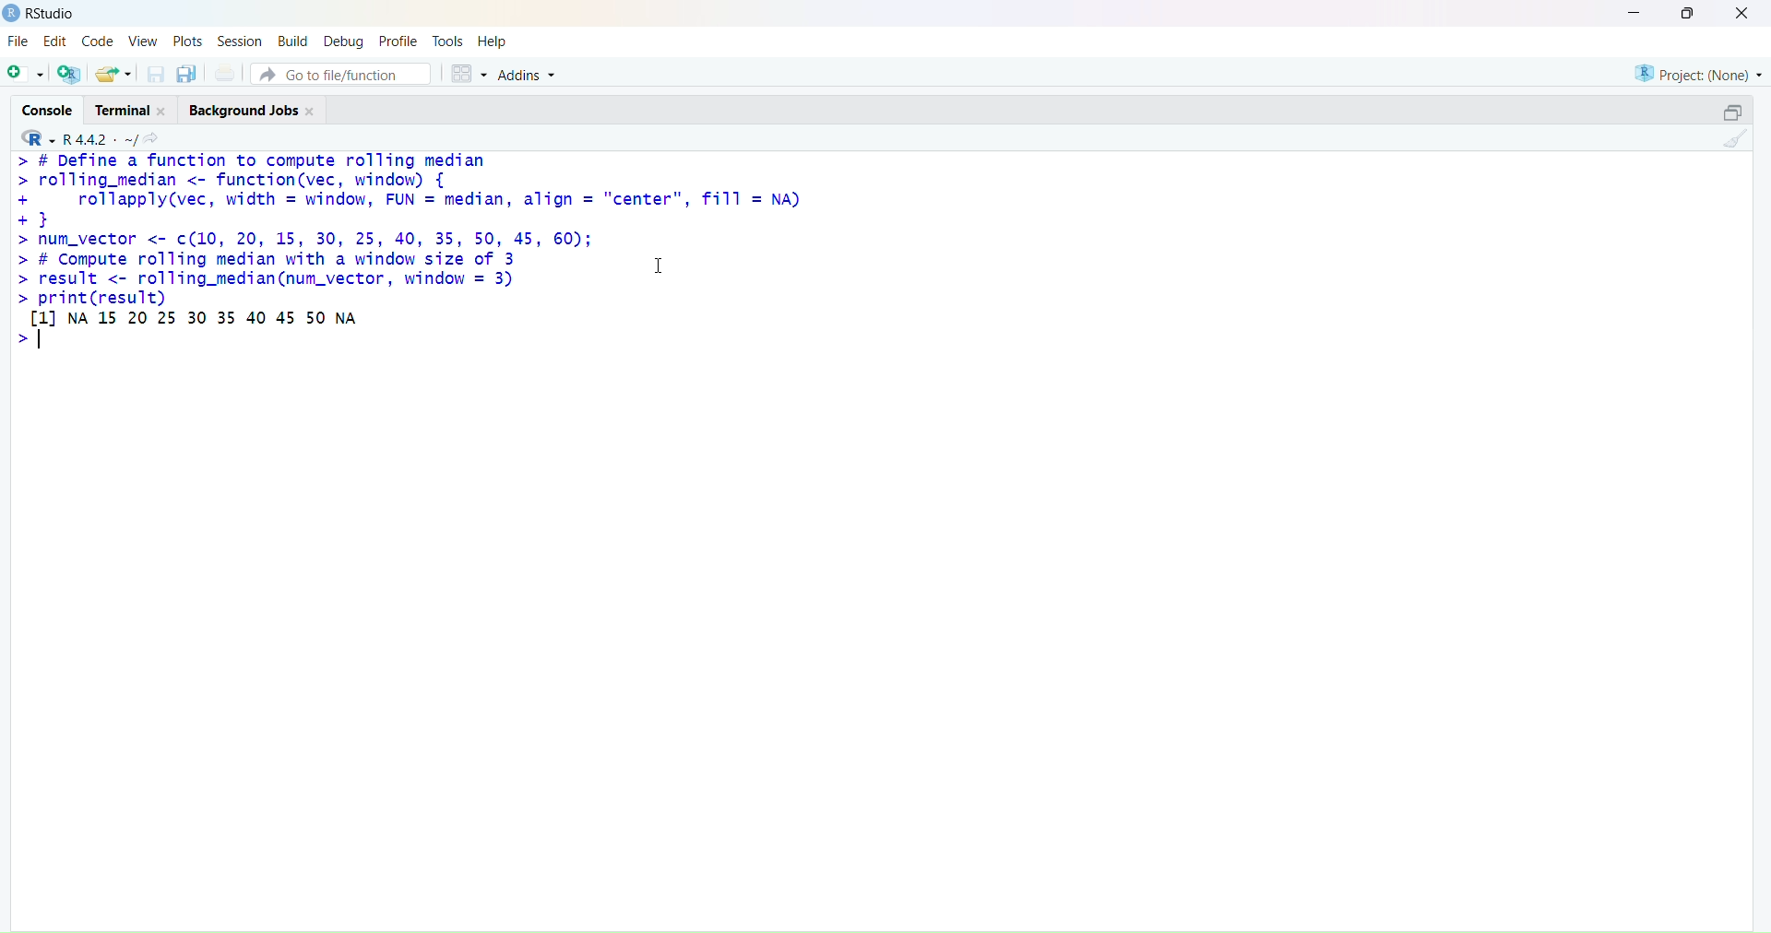  Describe the element at coordinates (187, 74) in the screenshot. I see `copy` at that location.